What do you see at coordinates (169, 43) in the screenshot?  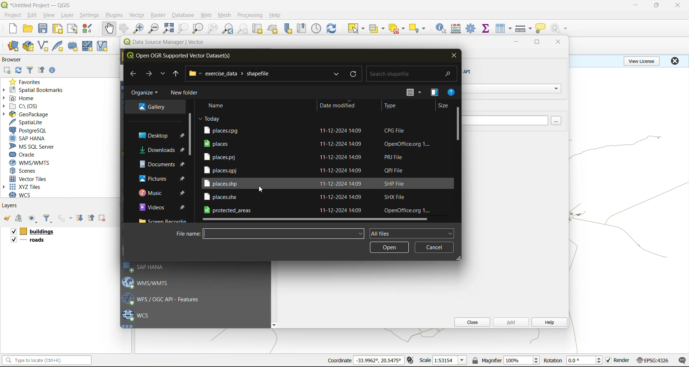 I see `data source manager` at bounding box center [169, 43].